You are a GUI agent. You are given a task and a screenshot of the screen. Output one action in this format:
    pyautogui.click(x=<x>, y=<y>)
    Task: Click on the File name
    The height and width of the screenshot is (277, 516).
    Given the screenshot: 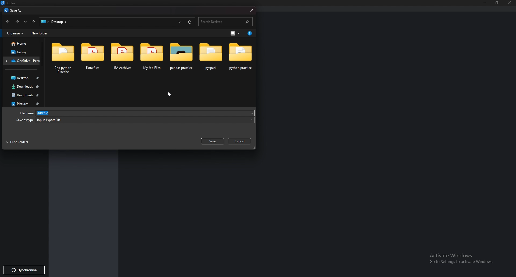 What is the action you would take?
    pyautogui.click(x=25, y=113)
    